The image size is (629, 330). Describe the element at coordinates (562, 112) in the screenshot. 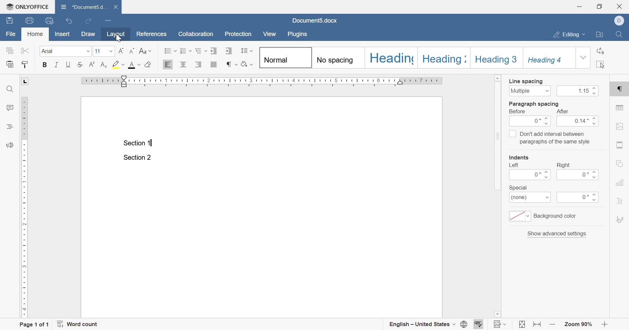

I see `after` at that location.